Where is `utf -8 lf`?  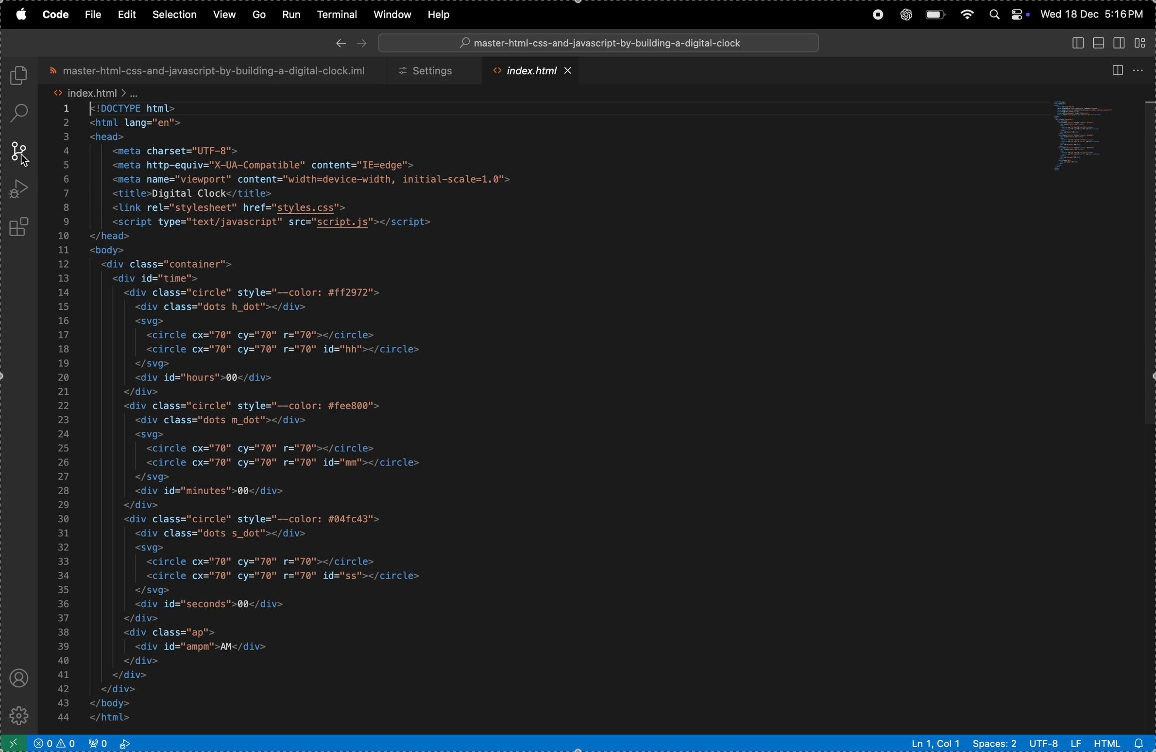 utf -8 lf is located at coordinates (1054, 743).